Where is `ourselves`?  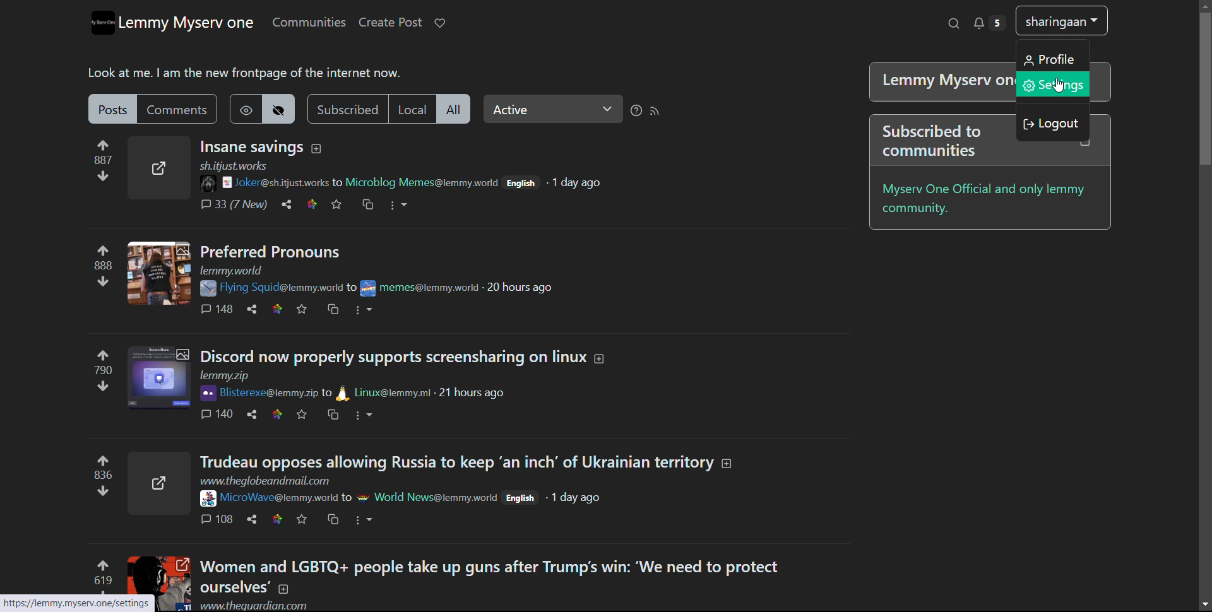
ourselves is located at coordinates (232, 590).